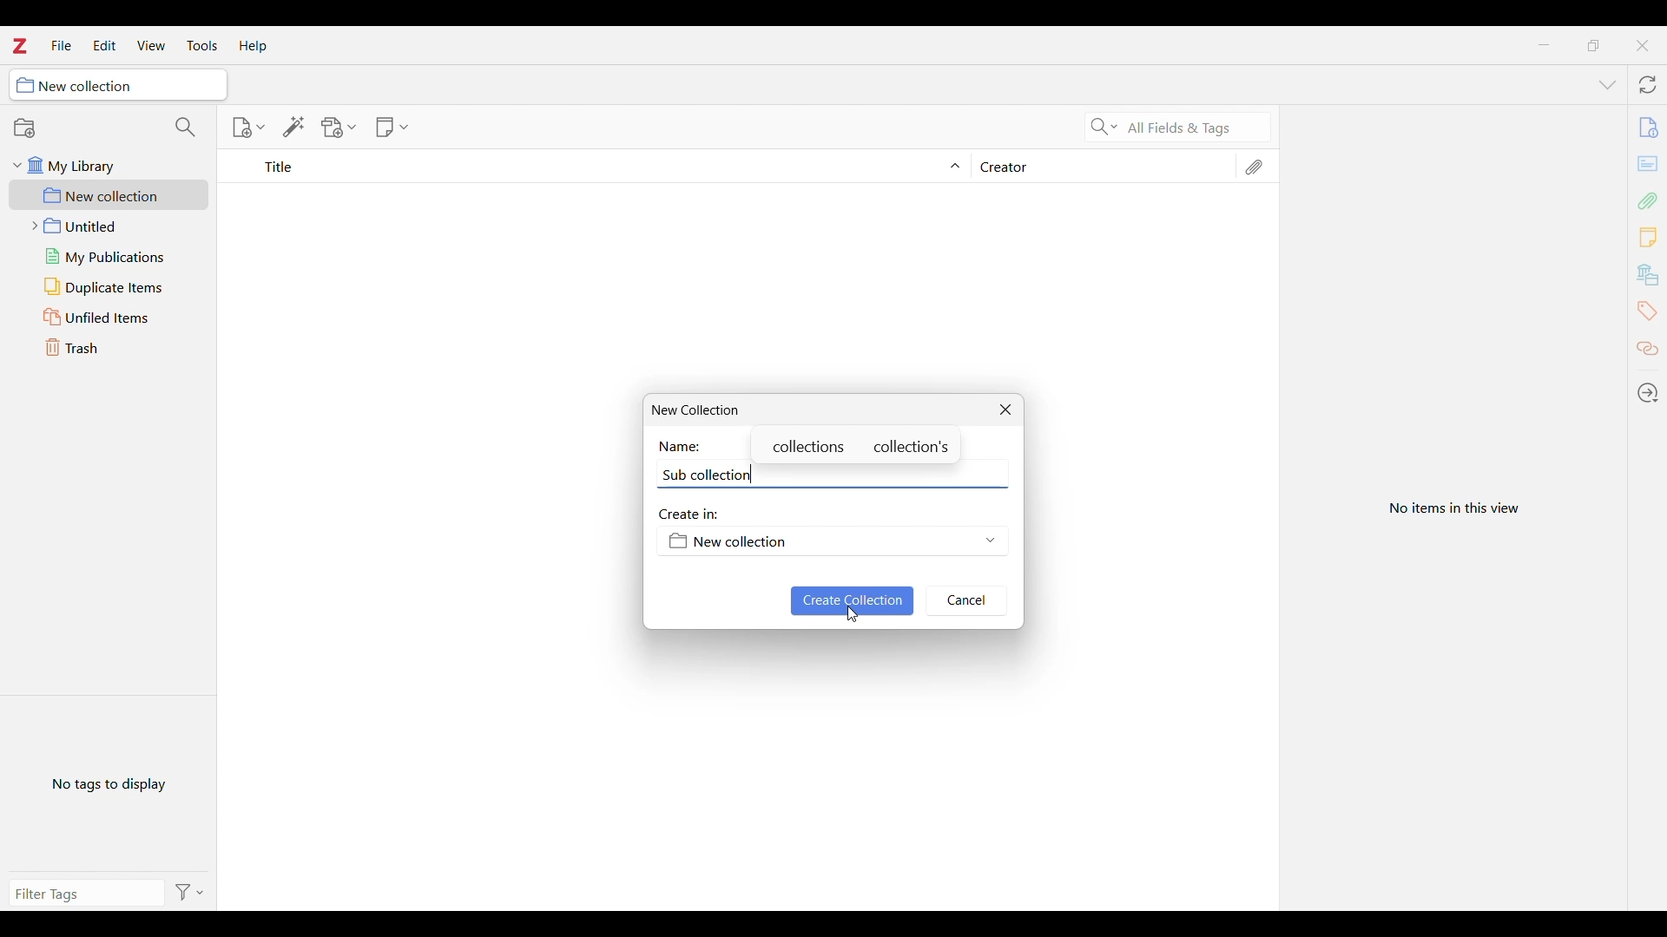  Describe the element at coordinates (117, 85) in the screenshot. I see `Current collection` at that location.